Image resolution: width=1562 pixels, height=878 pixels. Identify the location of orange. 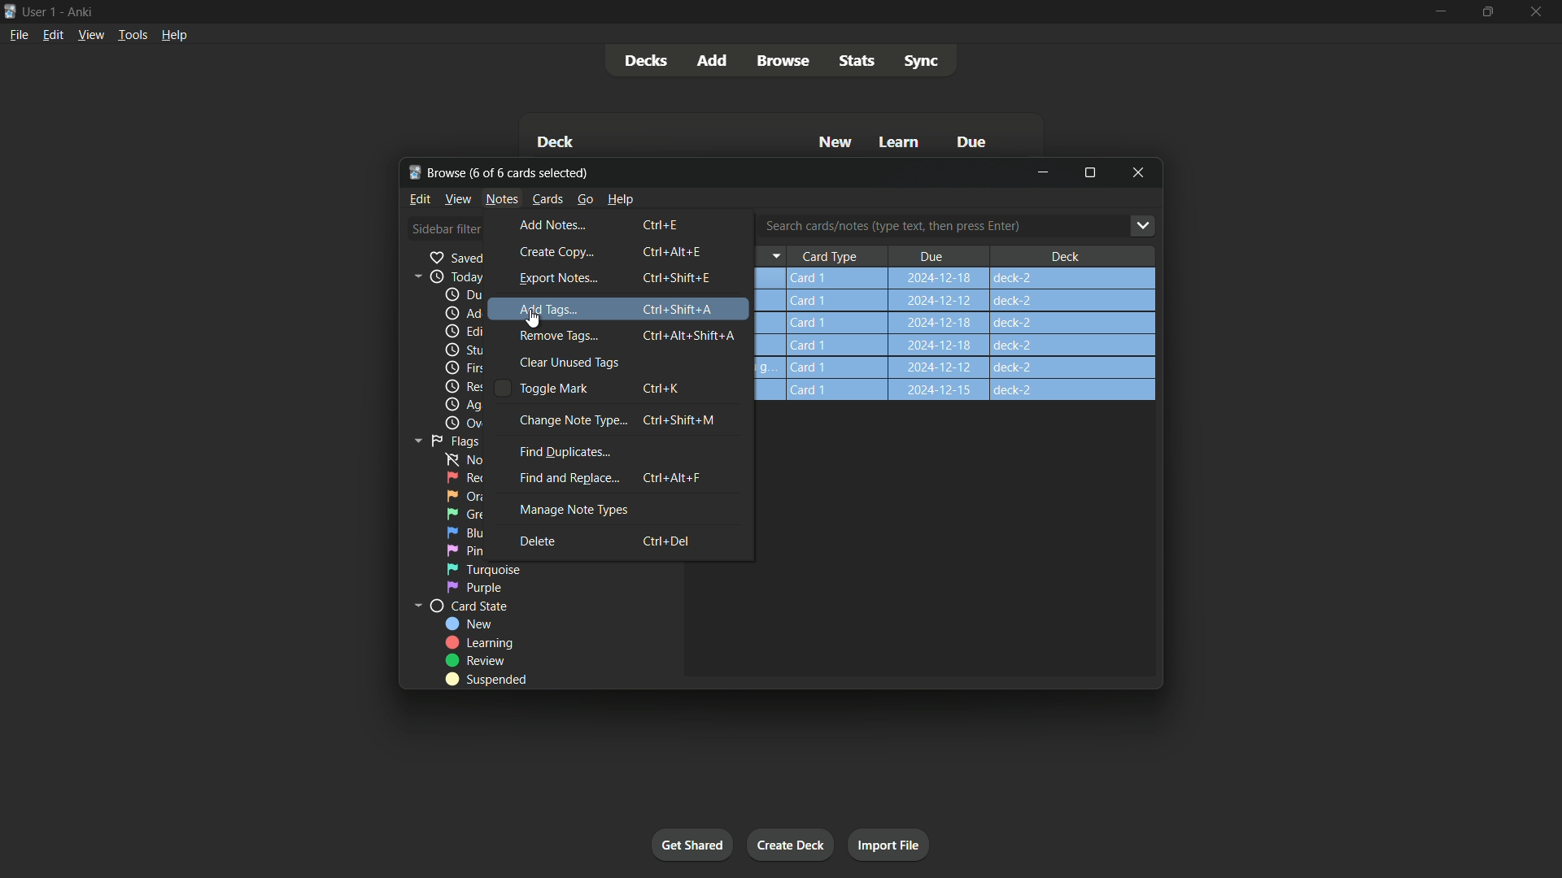
(478, 495).